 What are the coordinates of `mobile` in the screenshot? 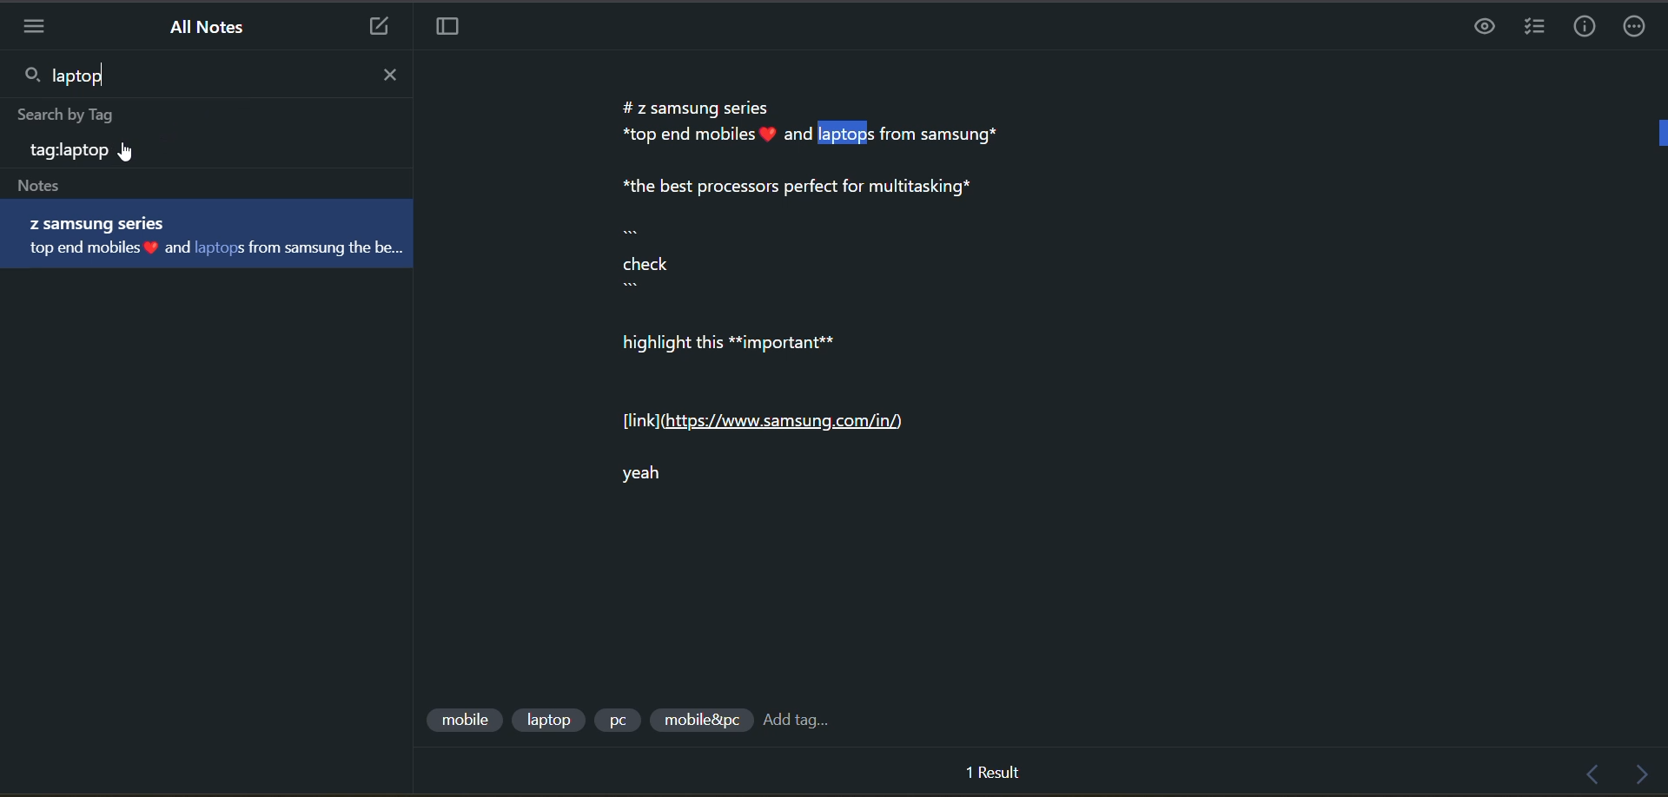 It's located at (462, 719).